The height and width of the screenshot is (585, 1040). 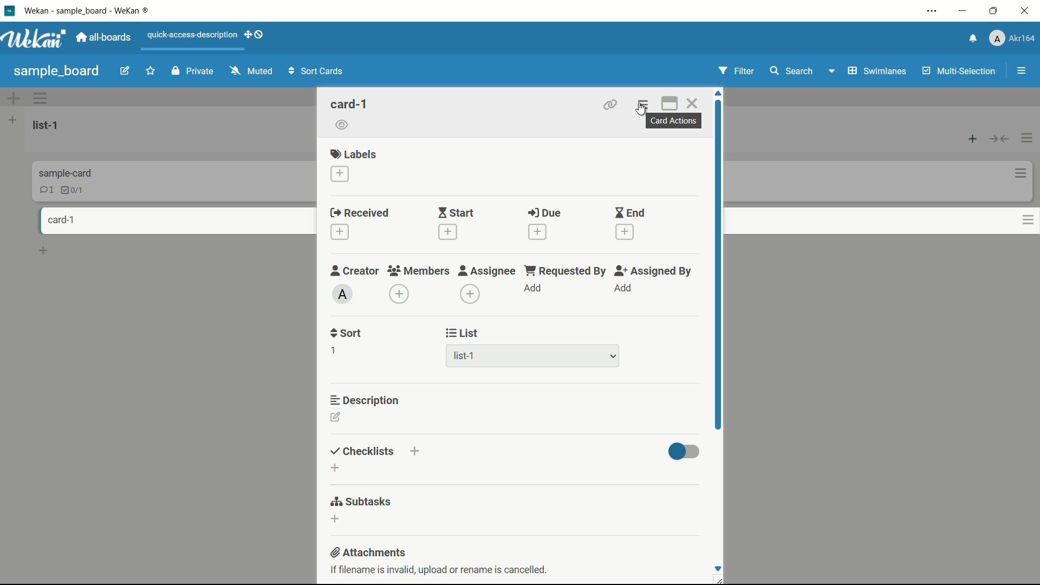 What do you see at coordinates (354, 154) in the screenshot?
I see `labels` at bounding box center [354, 154].